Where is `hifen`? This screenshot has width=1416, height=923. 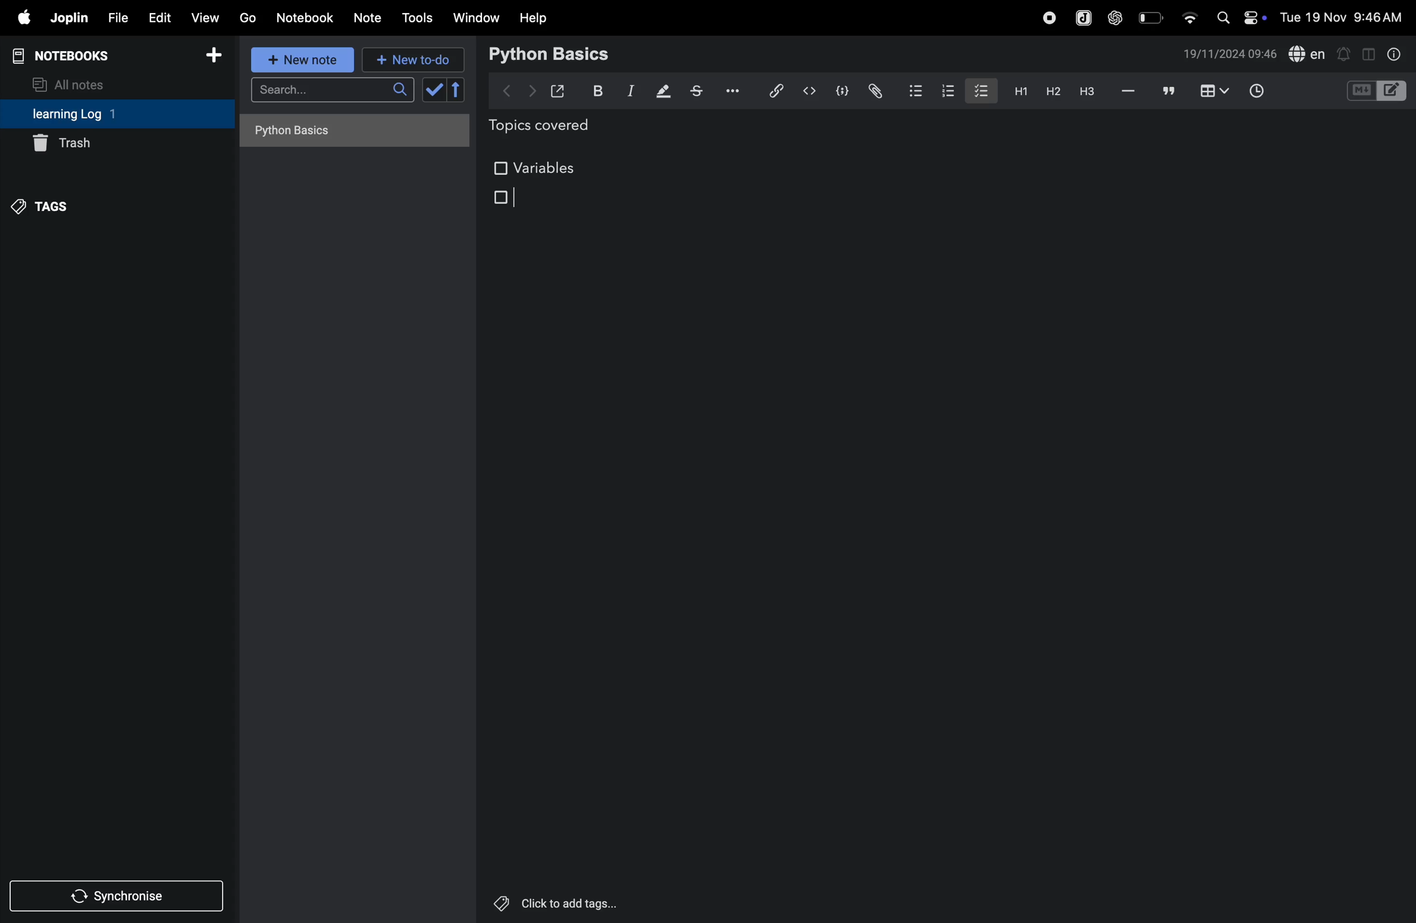
hifen is located at coordinates (1129, 92).